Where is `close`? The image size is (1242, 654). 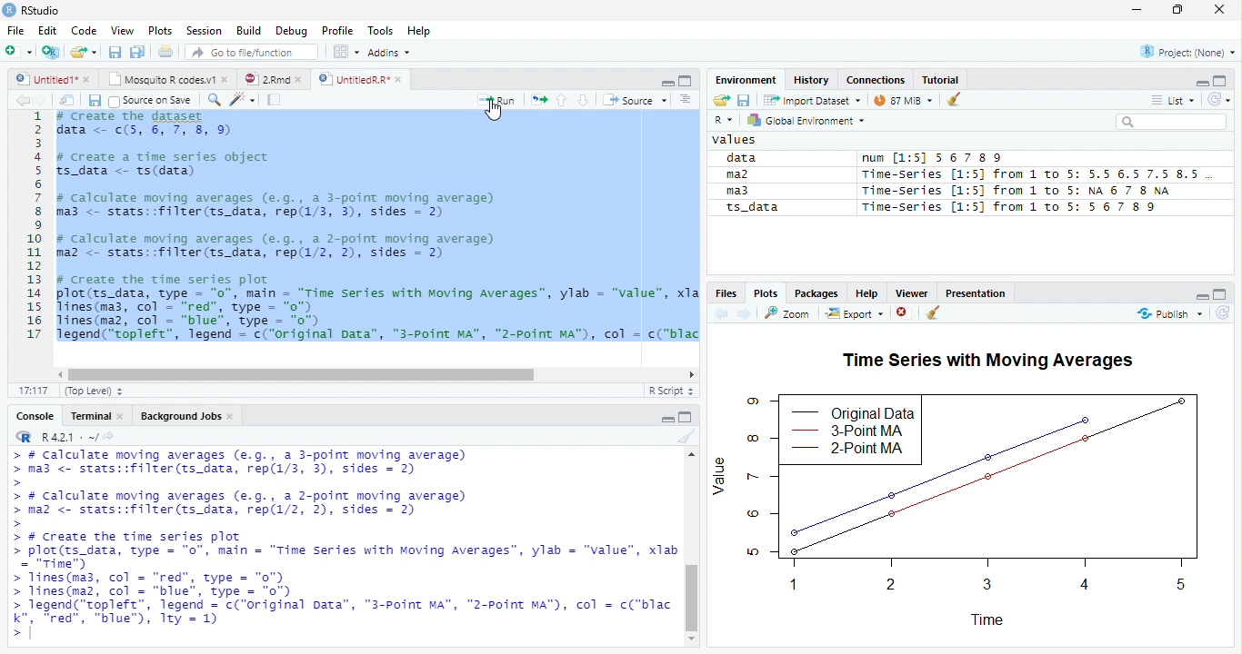 close is located at coordinates (401, 80).